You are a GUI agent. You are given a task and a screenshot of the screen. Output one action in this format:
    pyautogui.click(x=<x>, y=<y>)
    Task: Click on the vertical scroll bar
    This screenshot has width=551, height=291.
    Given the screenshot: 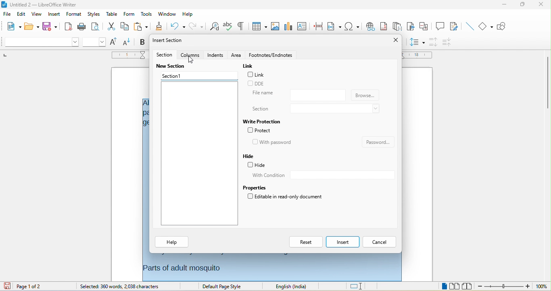 What is the action you would take?
    pyautogui.click(x=547, y=83)
    